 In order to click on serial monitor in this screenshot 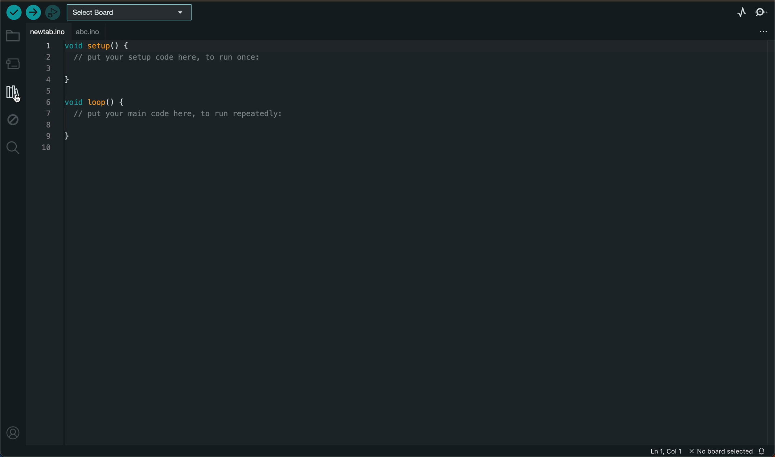, I will do `click(761, 12)`.